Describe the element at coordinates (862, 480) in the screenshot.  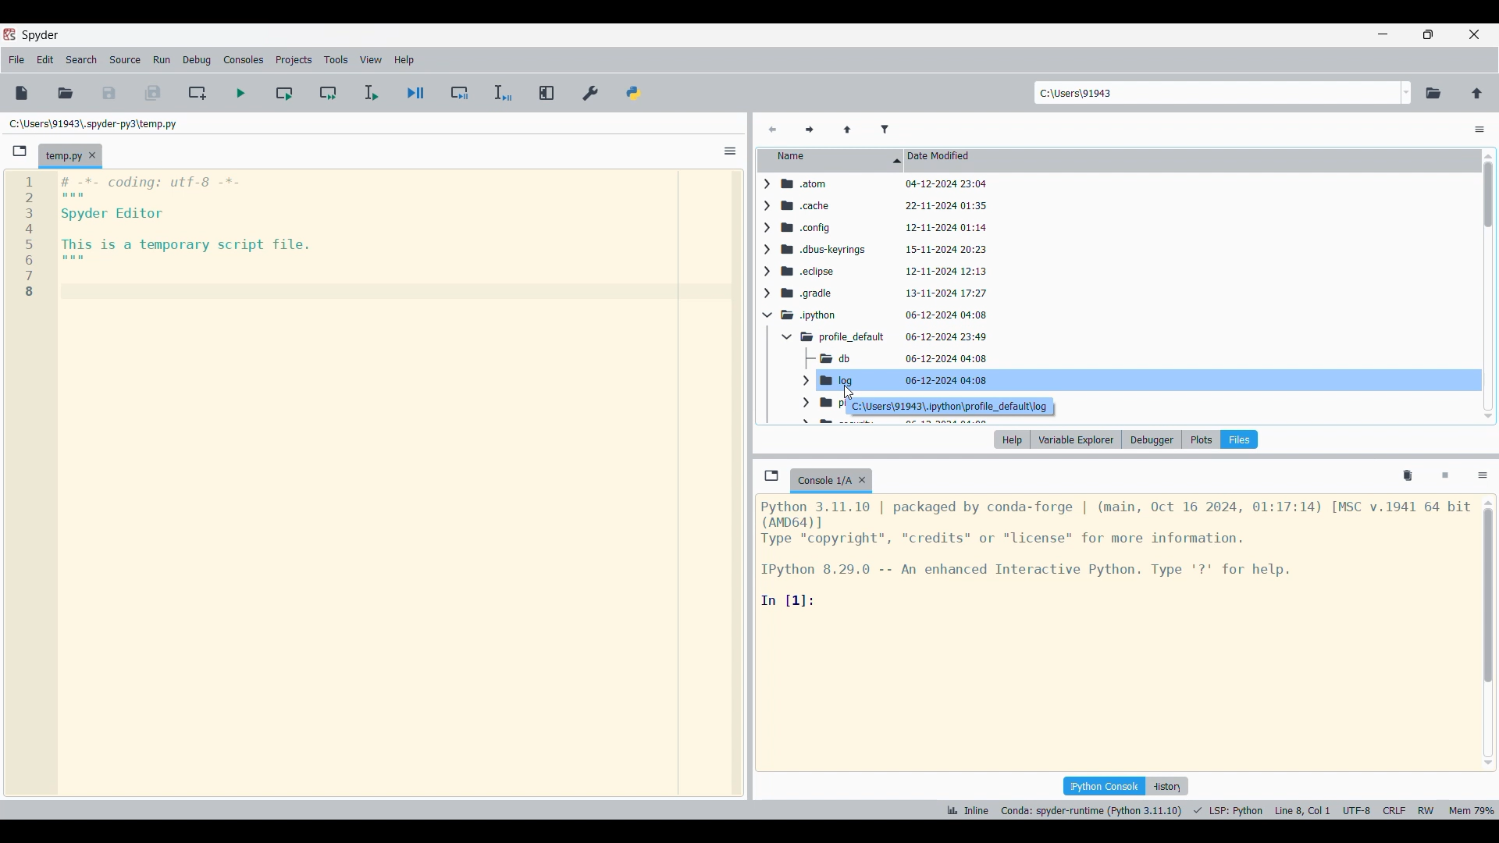
I see `Close` at that location.